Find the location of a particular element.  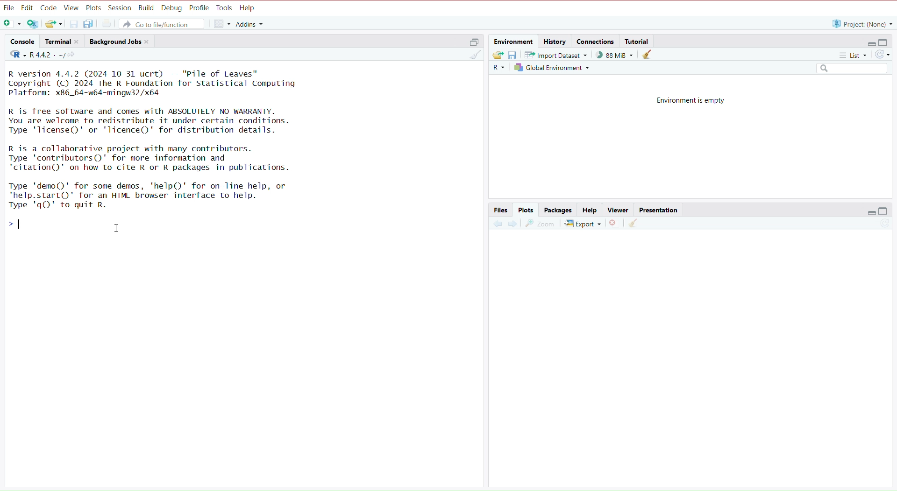

“R project: (None) ~ is located at coordinates (862, 22).